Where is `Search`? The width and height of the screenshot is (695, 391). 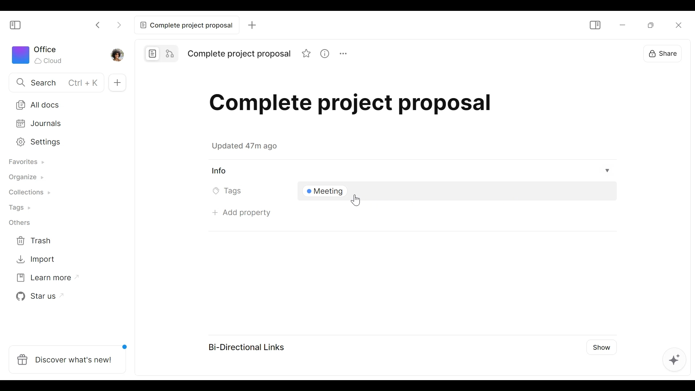 Search is located at coordinates (54, 82).